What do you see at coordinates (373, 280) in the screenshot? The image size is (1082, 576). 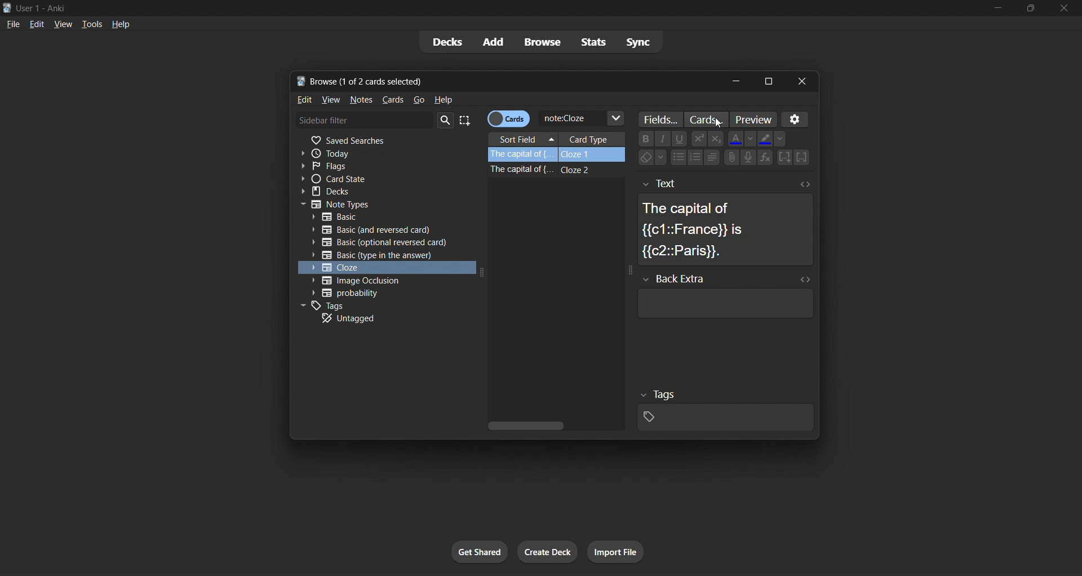 I see `image occlusion` at bounding box center [373, 280].